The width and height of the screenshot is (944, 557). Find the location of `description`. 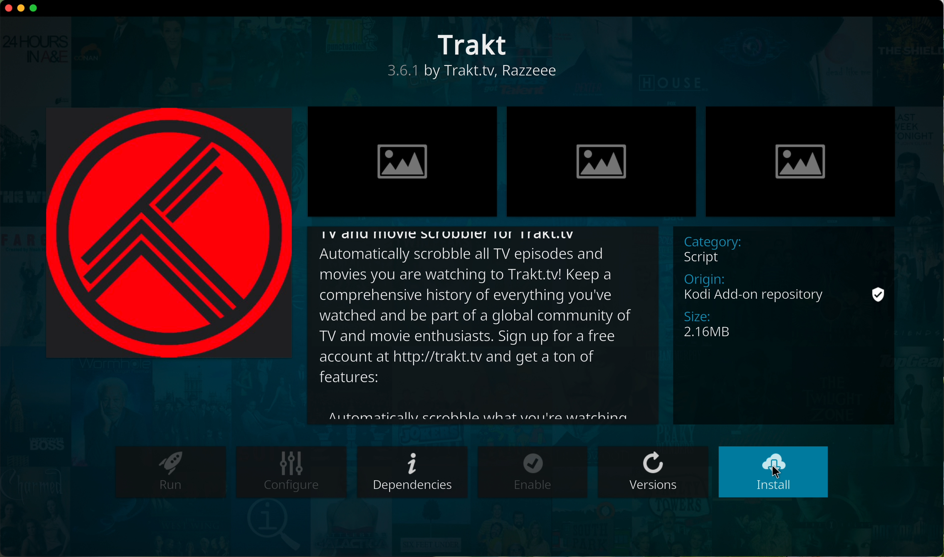

description is located at coordinates (473, 71).